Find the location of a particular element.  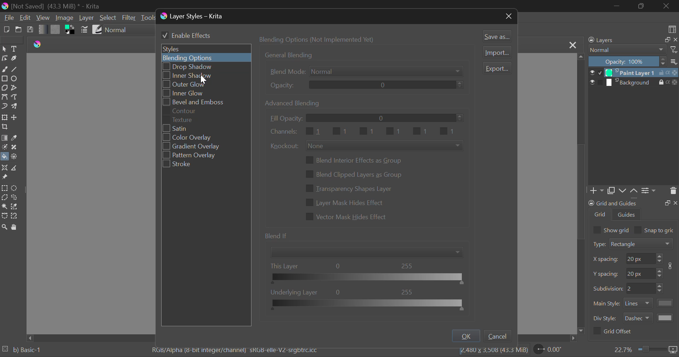

Texture is located at coordinates (203, 119).